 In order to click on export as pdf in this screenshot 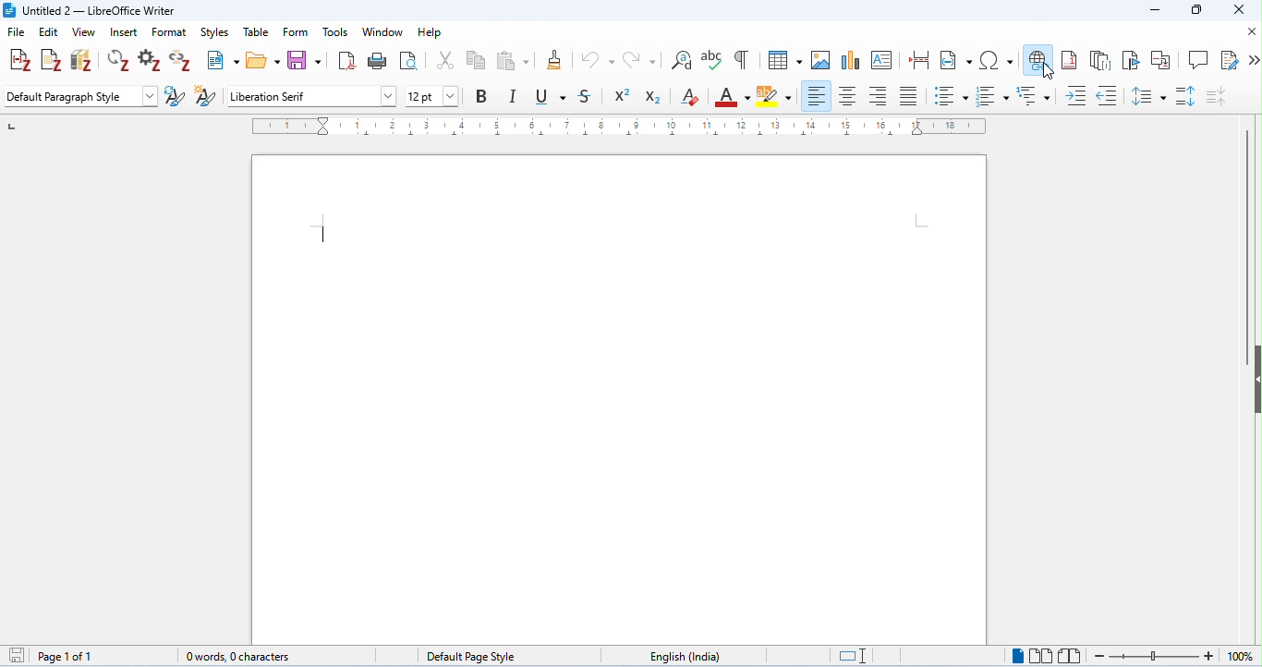, I will do `click(345, 61)`.